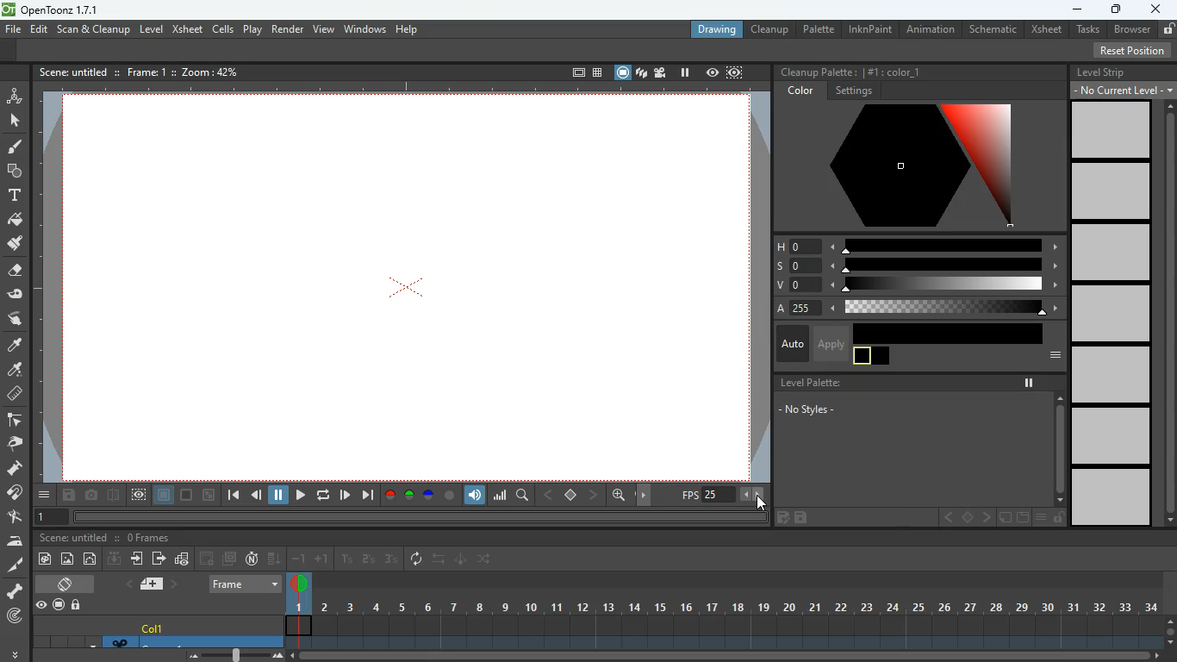 This screenshot has width=1177, height=662. What do you see at coordinates (14, 96) in the screenshot?
I see `animate` at bounding box center [14, 96].